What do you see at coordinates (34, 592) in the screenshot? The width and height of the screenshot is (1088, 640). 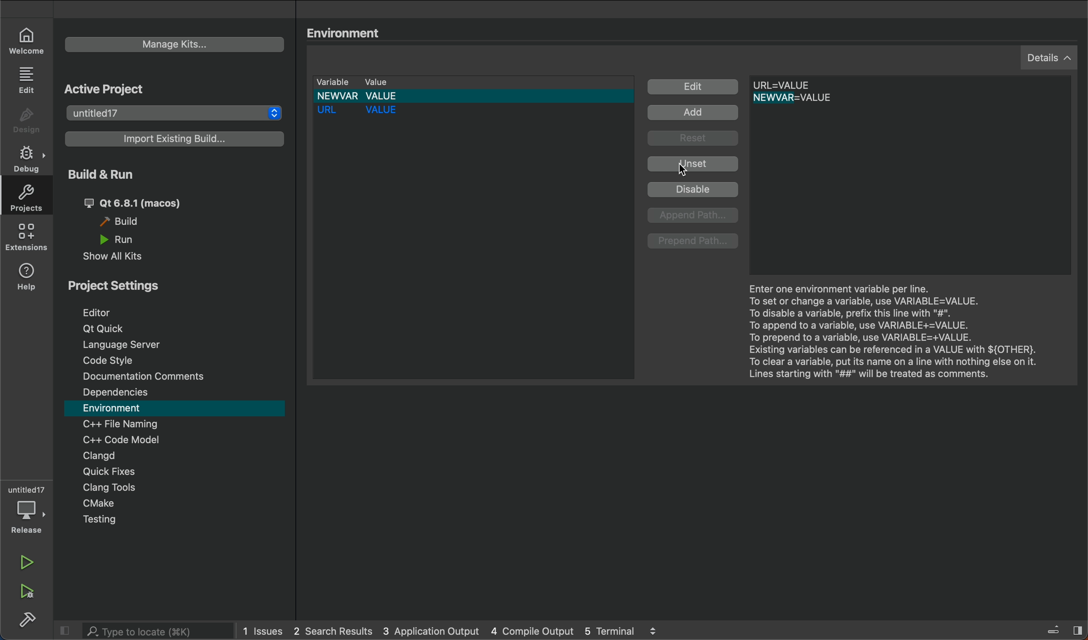 I see `run and debug` at bounding box center [34, 592].